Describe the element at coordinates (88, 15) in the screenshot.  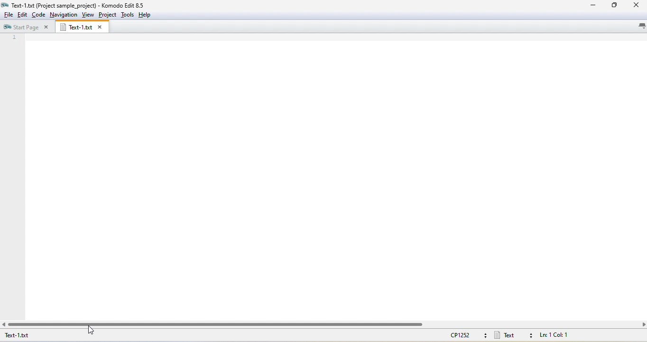
I see `view` at that location.